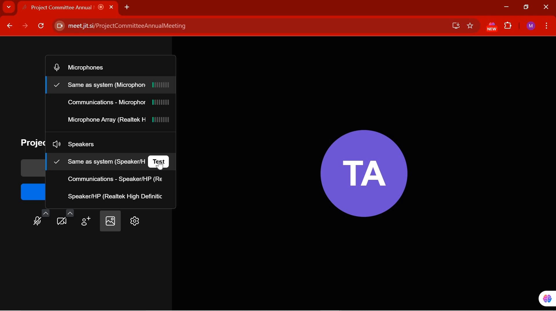 The width and height of the screenshot is (556, 311). What do you see at coordinates (118, 120) in the screenshot?
I see `Microphone Array(Realtek` at bounding box center [118, 120].